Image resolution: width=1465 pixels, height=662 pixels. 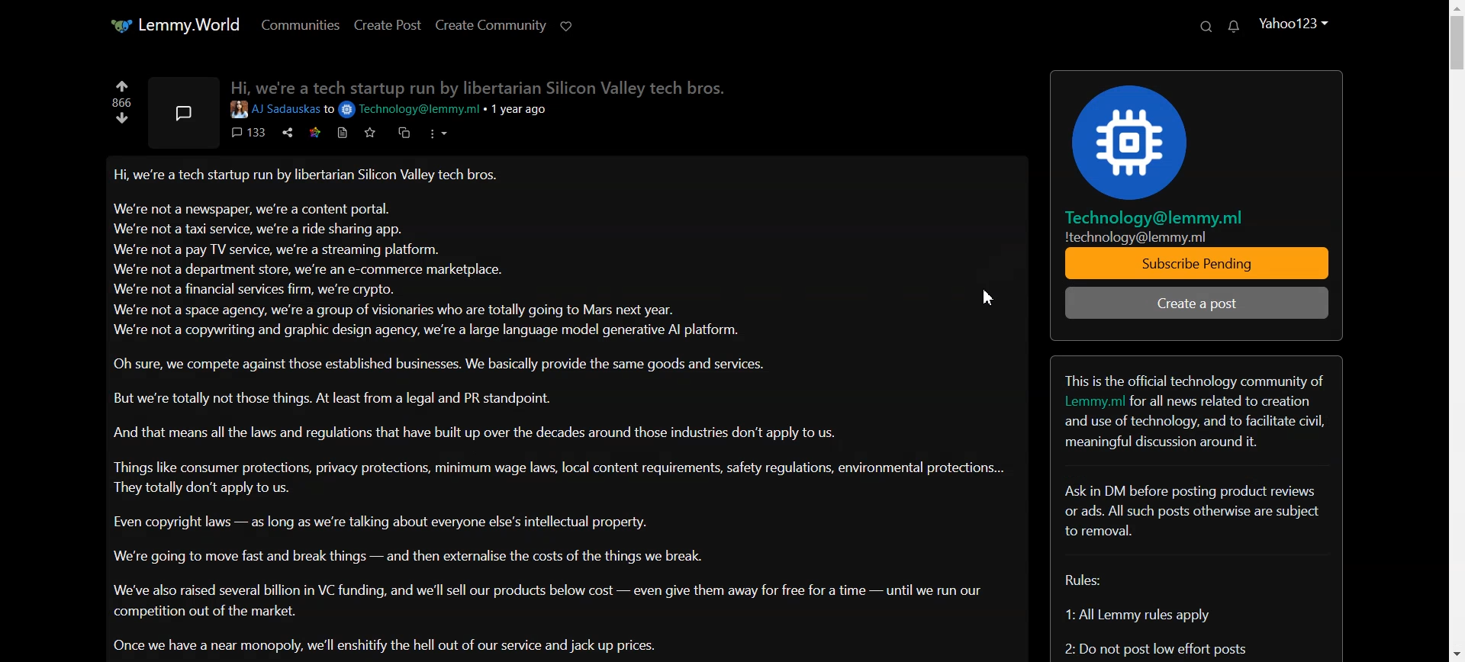 What do you see at coordinates (1197, 479) in the screenshot?
I see `This is the official technology community of Lemmy.ml for all news related to creation and use of technology, and to facilitate civil, meaningful discussion around it. Ask in DM before posting product reviews or ads. All such posts otherwise are subject to removal.` at bounding box center [1197, 479].